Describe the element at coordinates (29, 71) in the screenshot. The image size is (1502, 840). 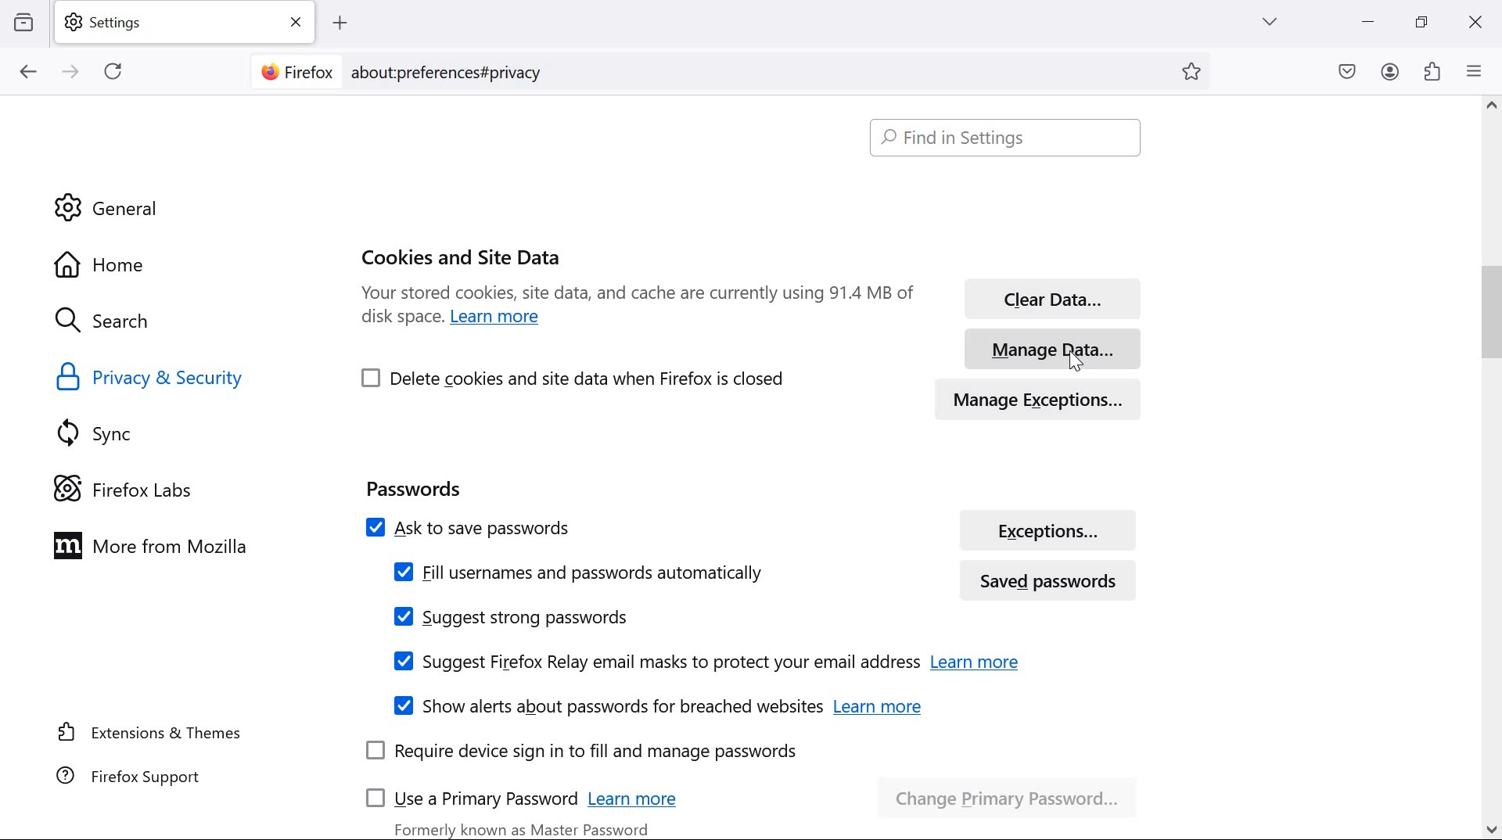
I see `go back one page` at that location.